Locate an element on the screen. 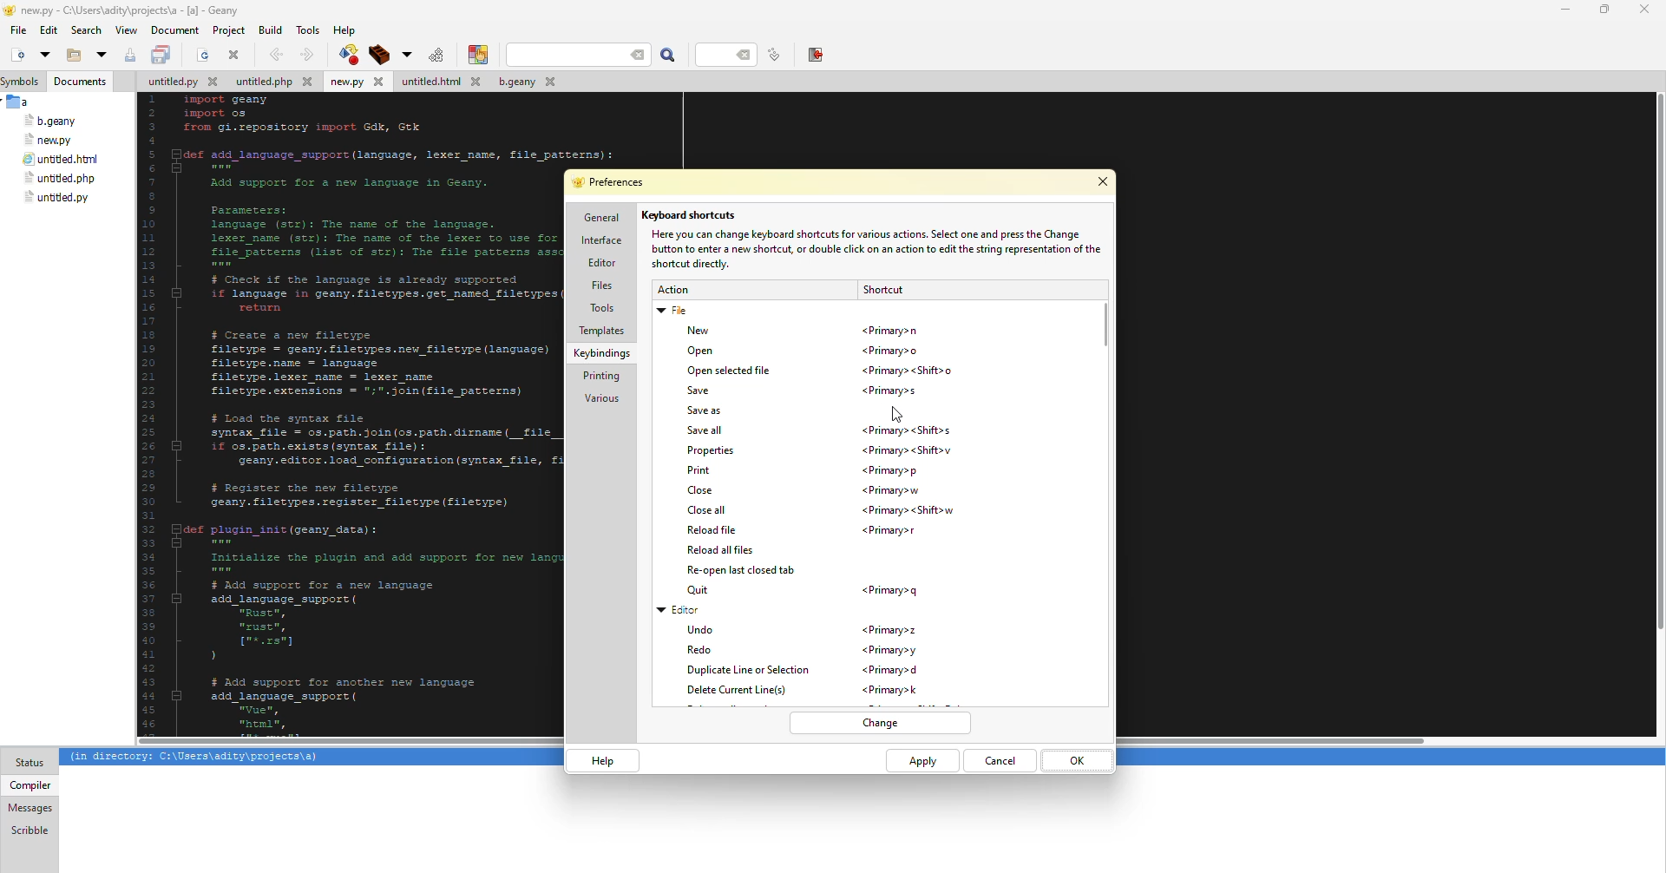 This screenshot has width=1666, height=873. symbols is located at coordinates (24, 82).